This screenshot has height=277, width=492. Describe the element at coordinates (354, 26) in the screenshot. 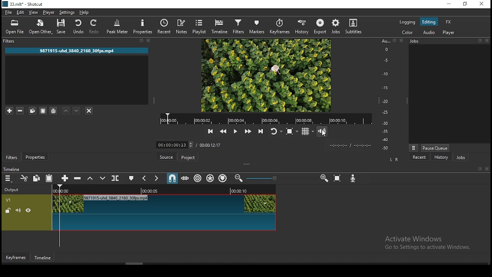

I see `subtitle` at that location.